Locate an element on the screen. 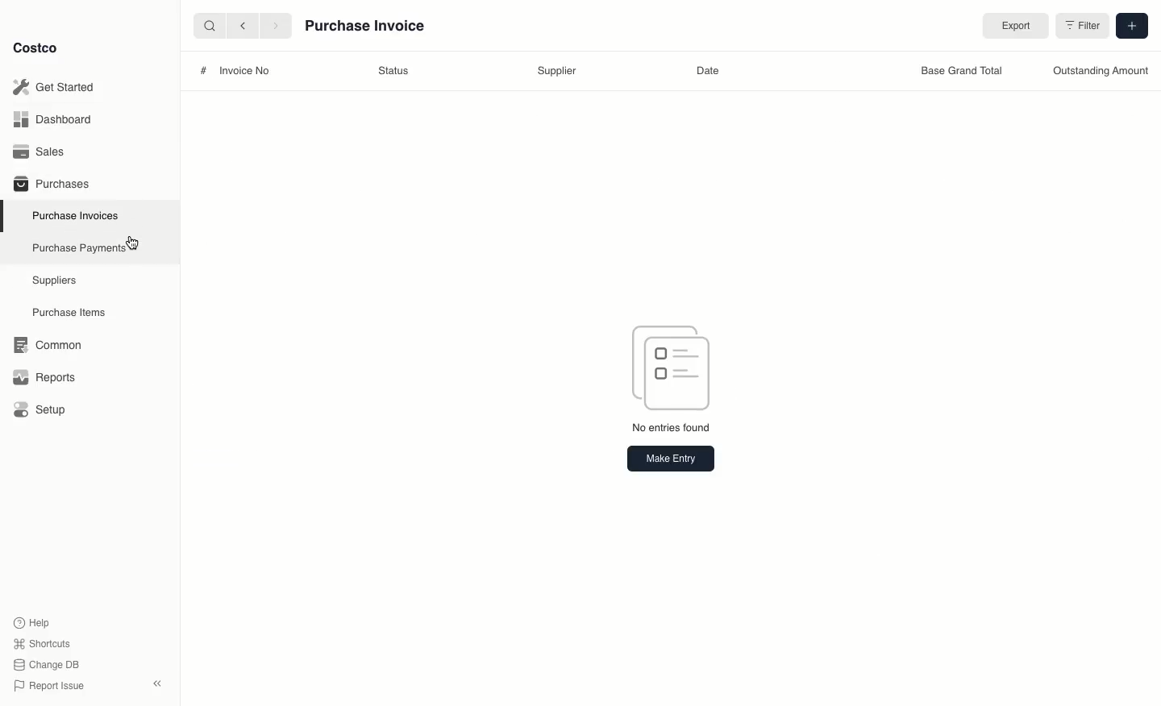 Image resolution: width=1161 pixels, height=706 pixels. Purchase Items is located at coordinates (71, 313).